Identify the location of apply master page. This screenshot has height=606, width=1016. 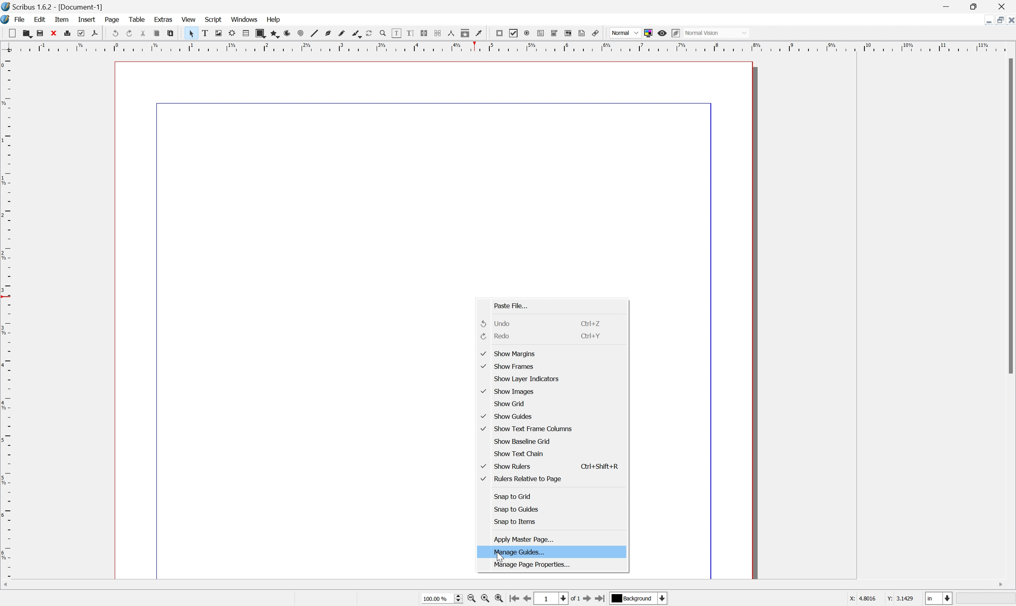
(525, 541).